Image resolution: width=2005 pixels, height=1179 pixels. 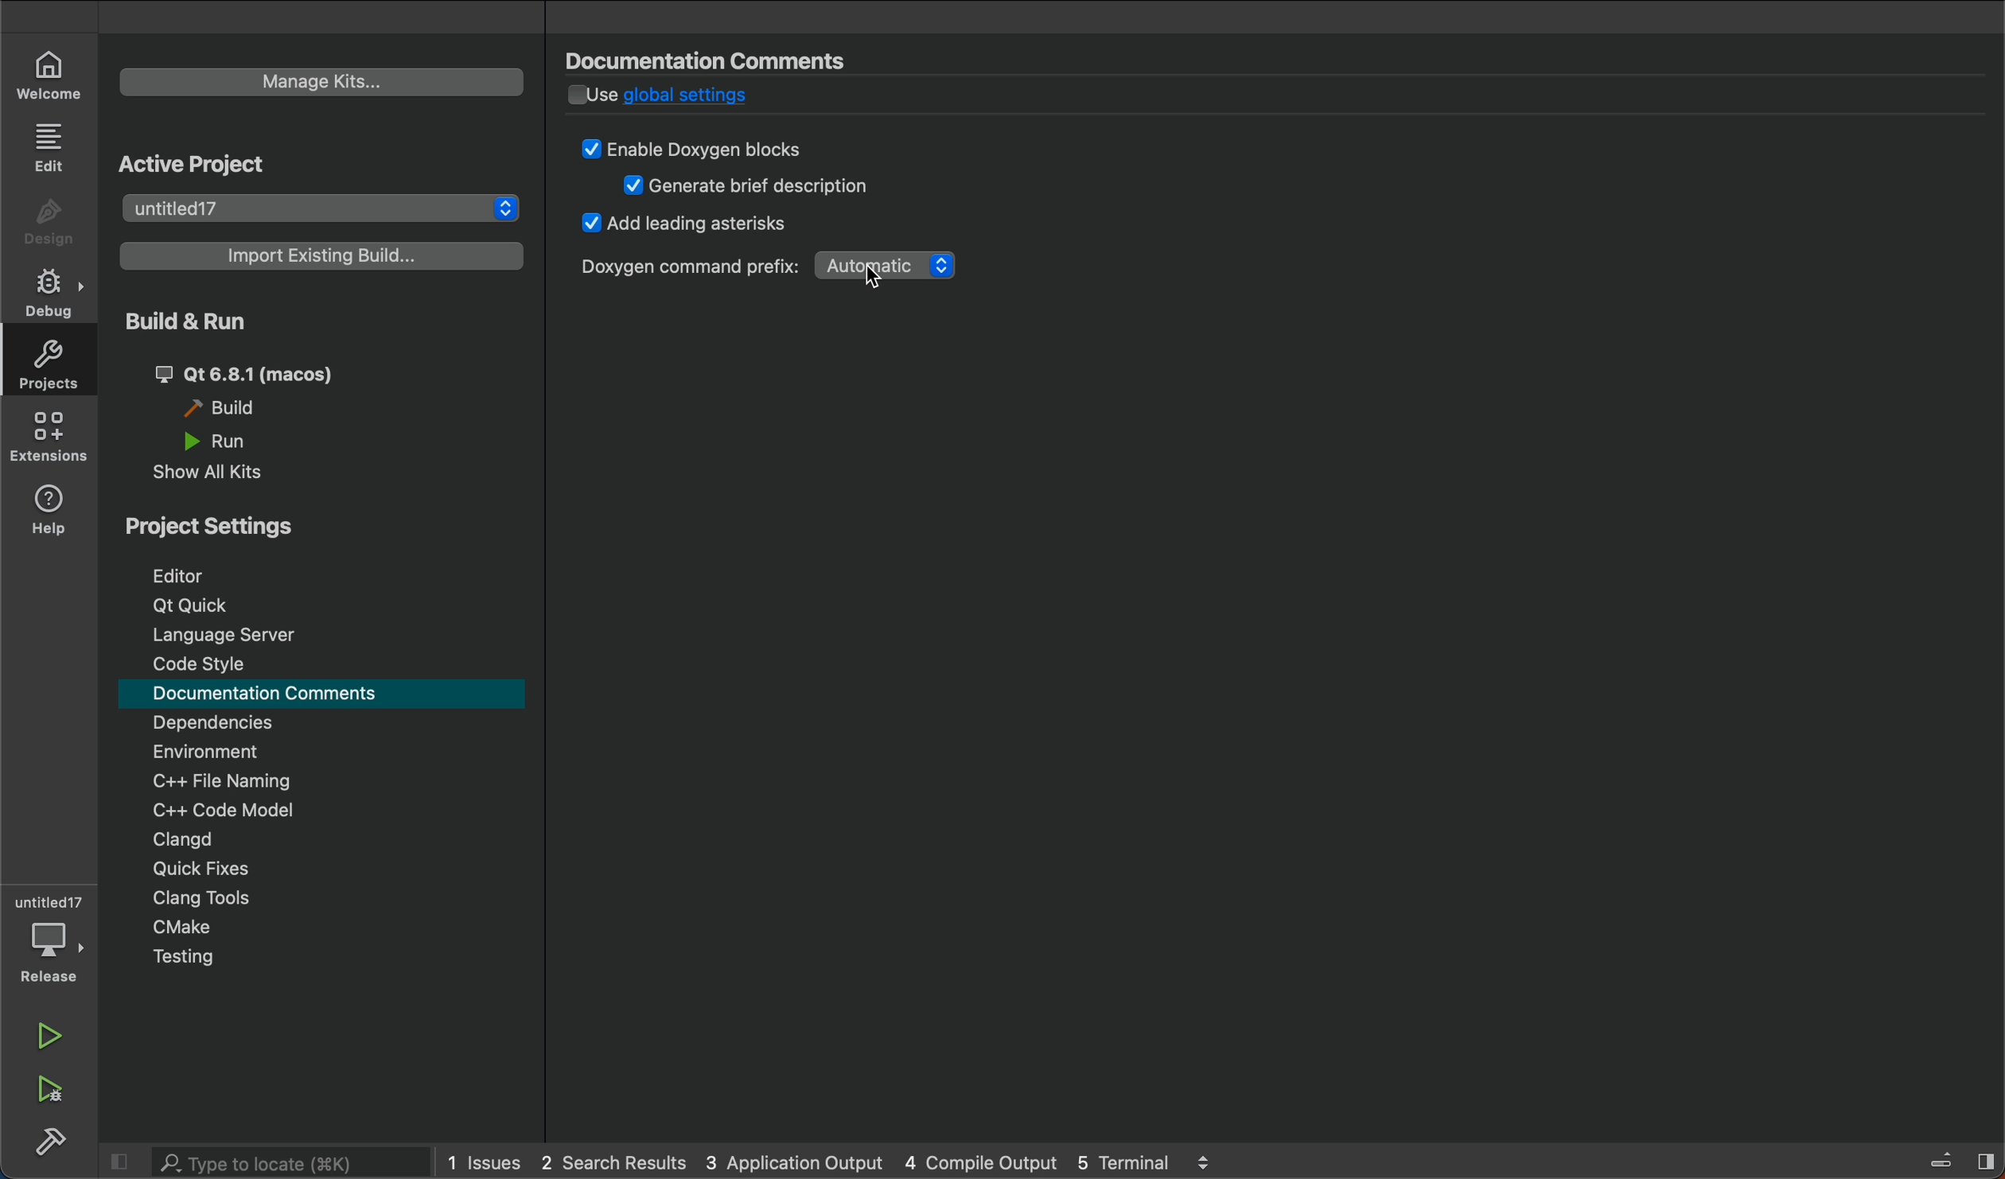 I want to click on code style, so click(x=202, y=664).